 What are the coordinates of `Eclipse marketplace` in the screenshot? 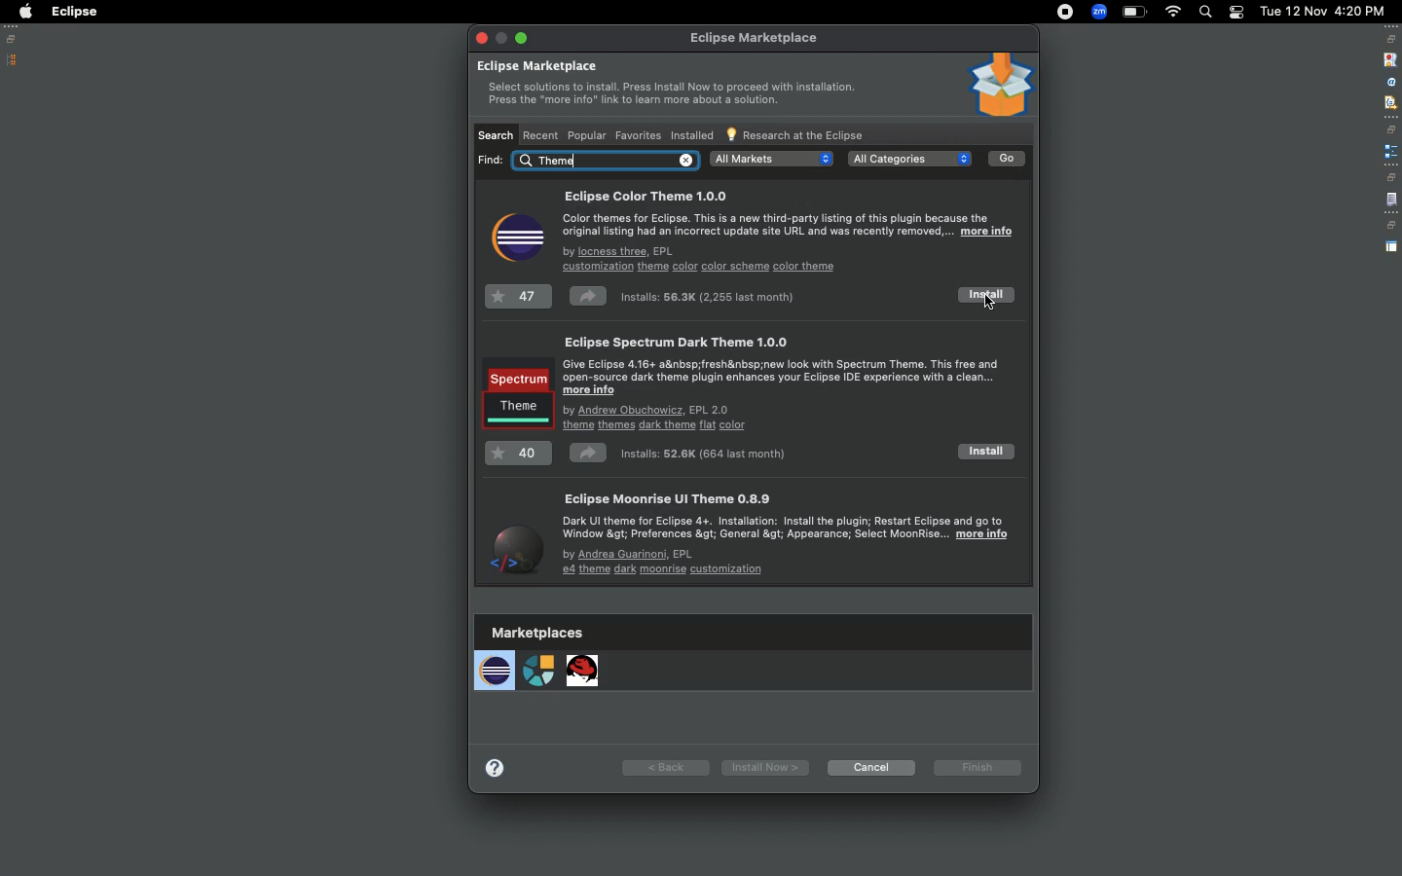 It's located at (665, 87).